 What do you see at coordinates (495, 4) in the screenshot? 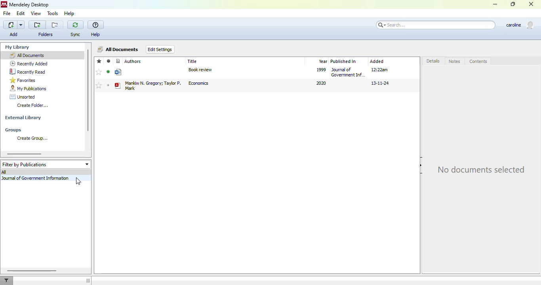
I see `minimize` at bounding box center [495, 4].